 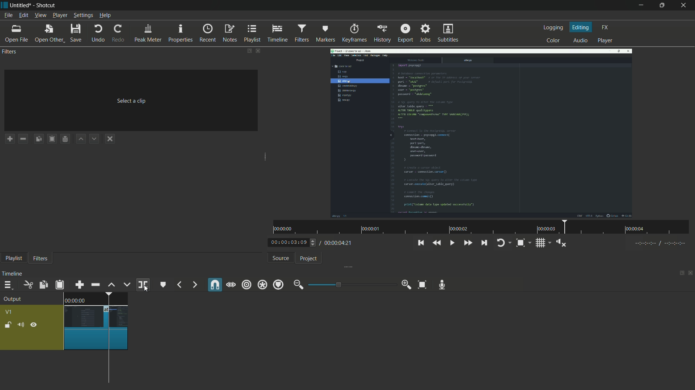 I want to click on remove filter, so click(x=23, y=139).